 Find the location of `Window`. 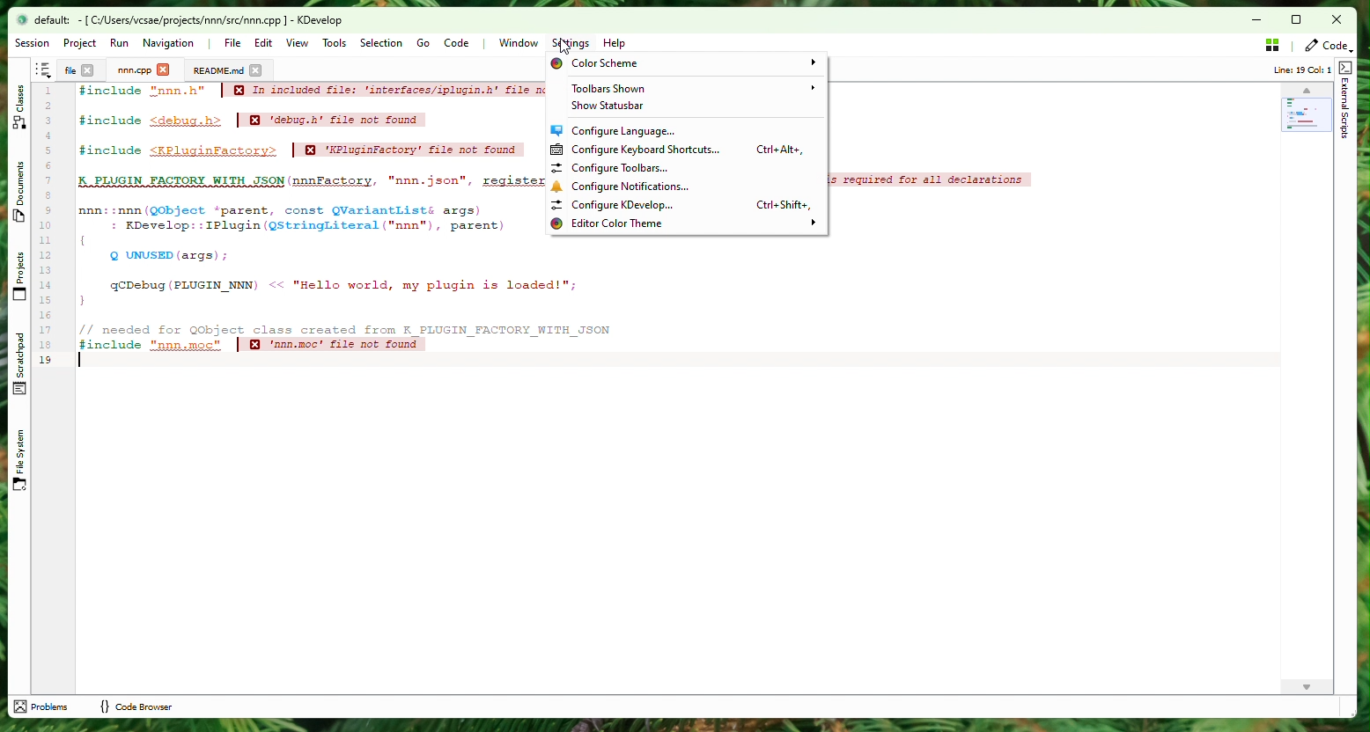

Window is located at coordinates (514, 43).